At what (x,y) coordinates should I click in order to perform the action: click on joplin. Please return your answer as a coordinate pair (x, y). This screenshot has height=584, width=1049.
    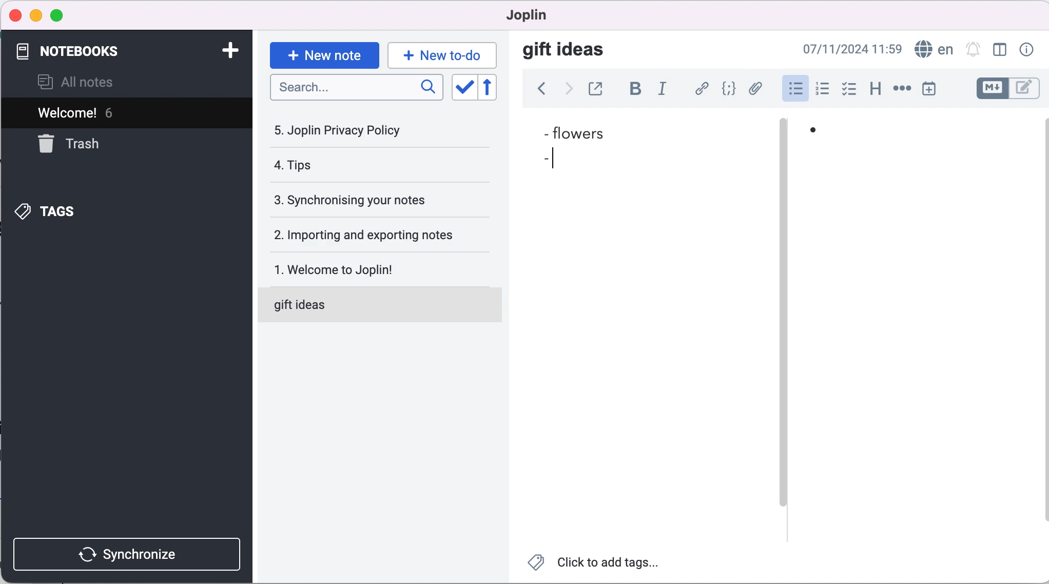
    Looking at the image, I should click on (526, 15).